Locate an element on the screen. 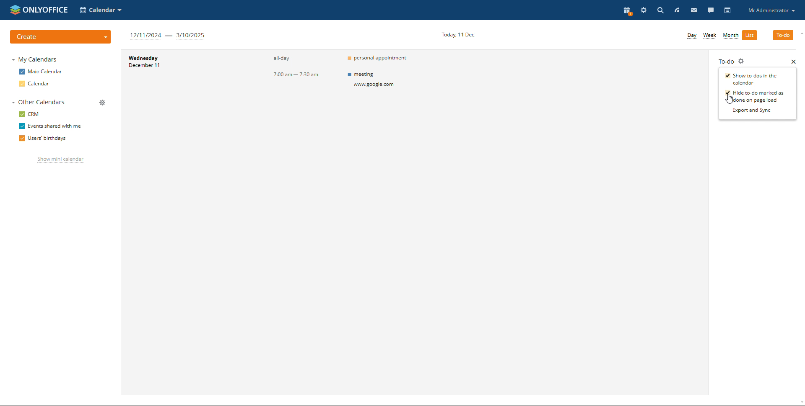 The height and width of the screenshot is (406, 805). to-do settings is located at coordinates (743, 61).